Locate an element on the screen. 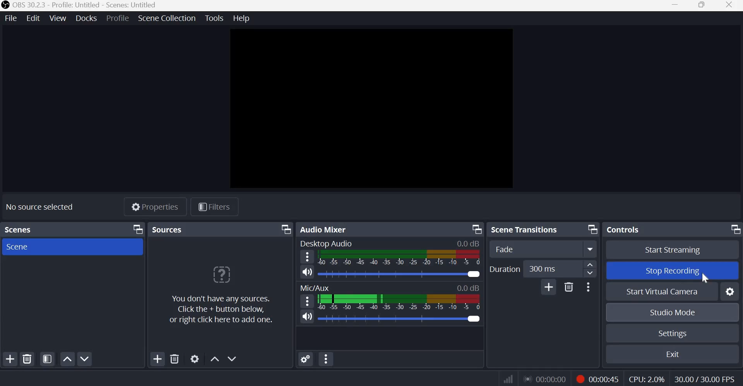  Properties is located at coordinates (155, 206).